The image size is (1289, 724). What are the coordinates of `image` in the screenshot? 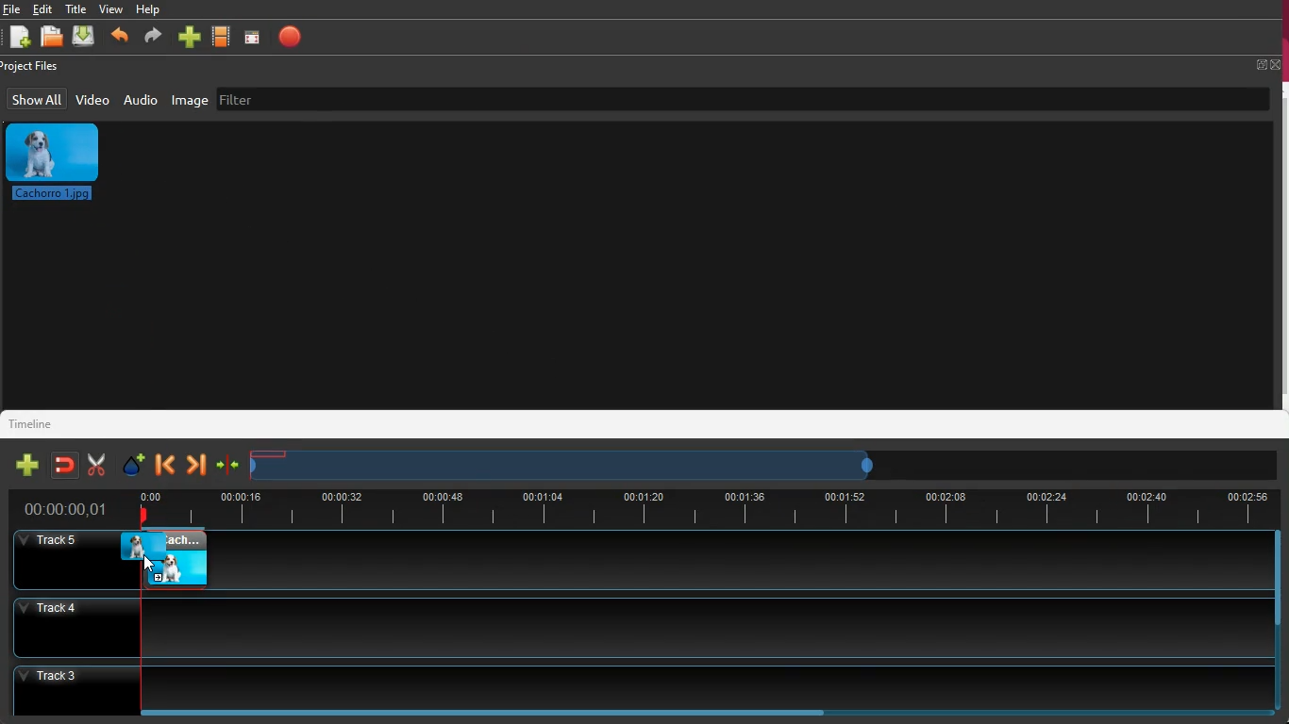 It's located at (57, 164).